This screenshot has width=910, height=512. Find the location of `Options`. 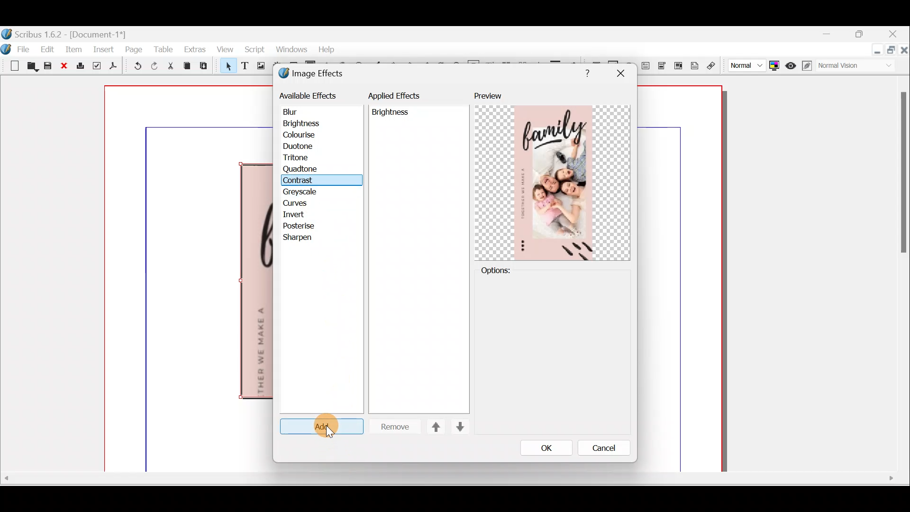

Options is located at coordinates (511, 271).